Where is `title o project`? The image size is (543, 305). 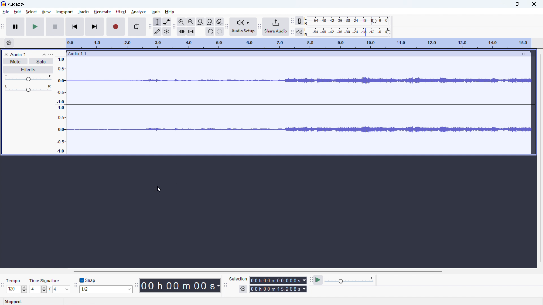 title o project is located at coordinates (18, 54).